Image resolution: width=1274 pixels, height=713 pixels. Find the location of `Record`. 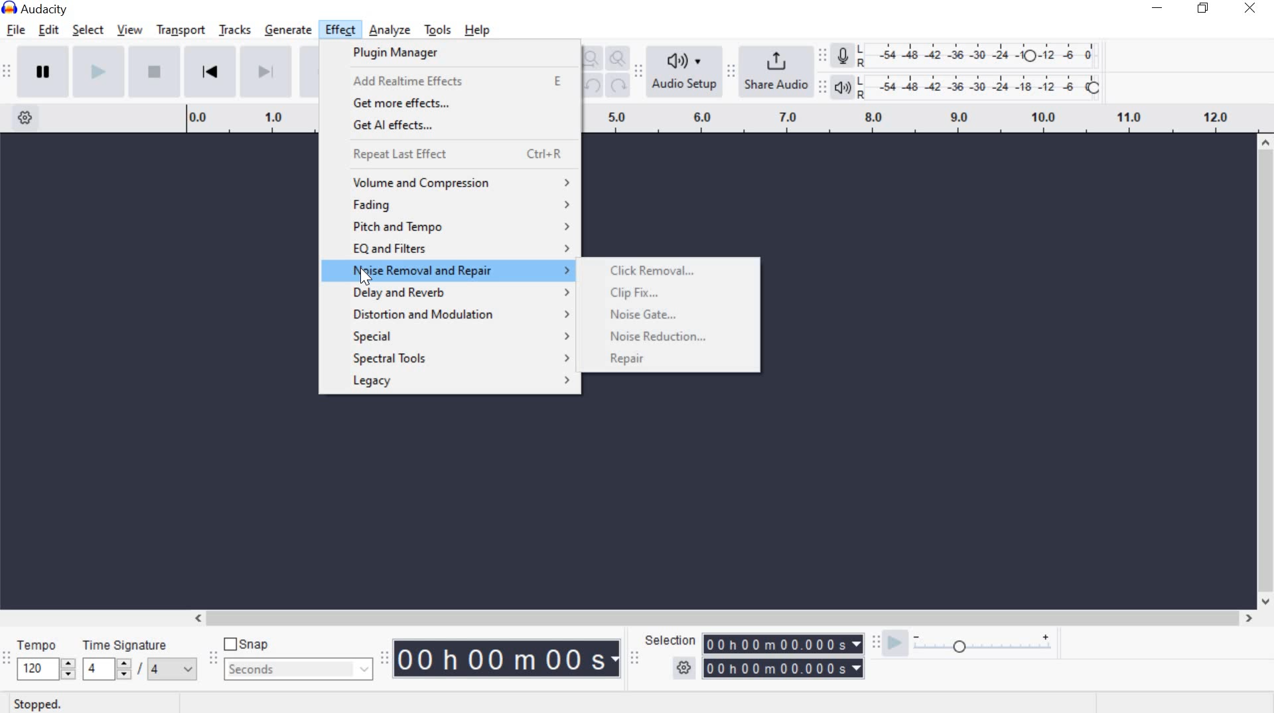

Record is located at coordinates (322, 73).